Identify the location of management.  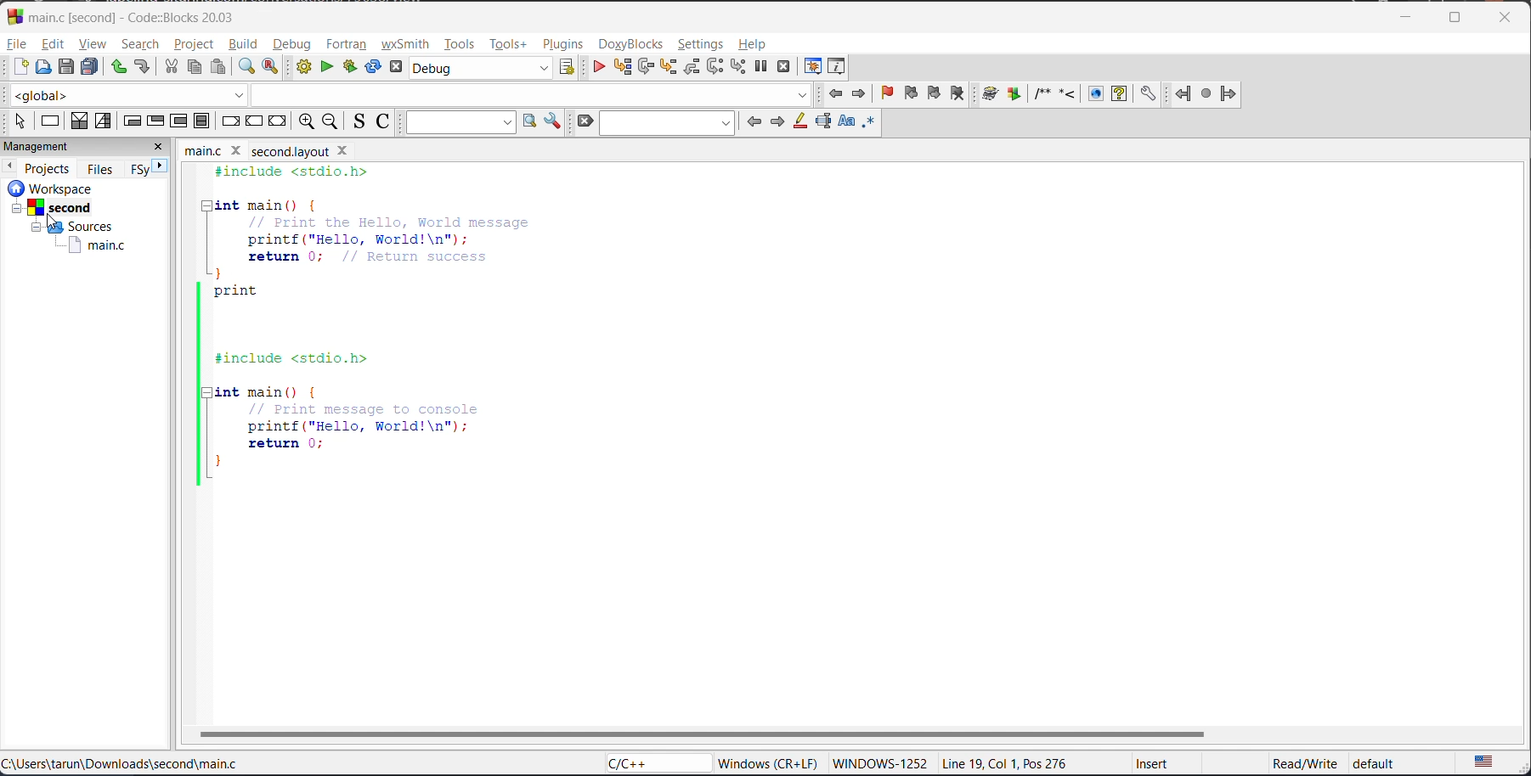
(71, 146).